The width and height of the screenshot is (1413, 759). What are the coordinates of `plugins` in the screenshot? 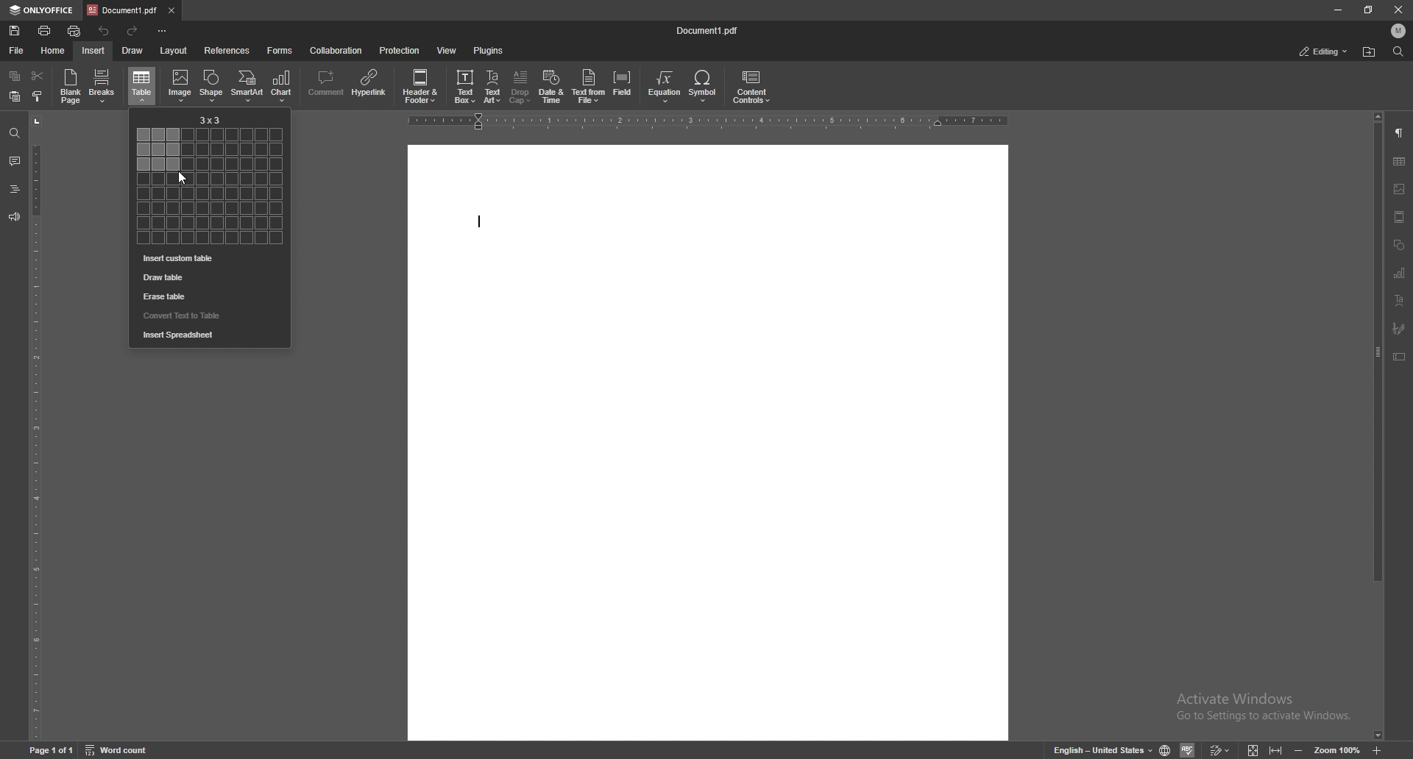 It's located at (490, 50).